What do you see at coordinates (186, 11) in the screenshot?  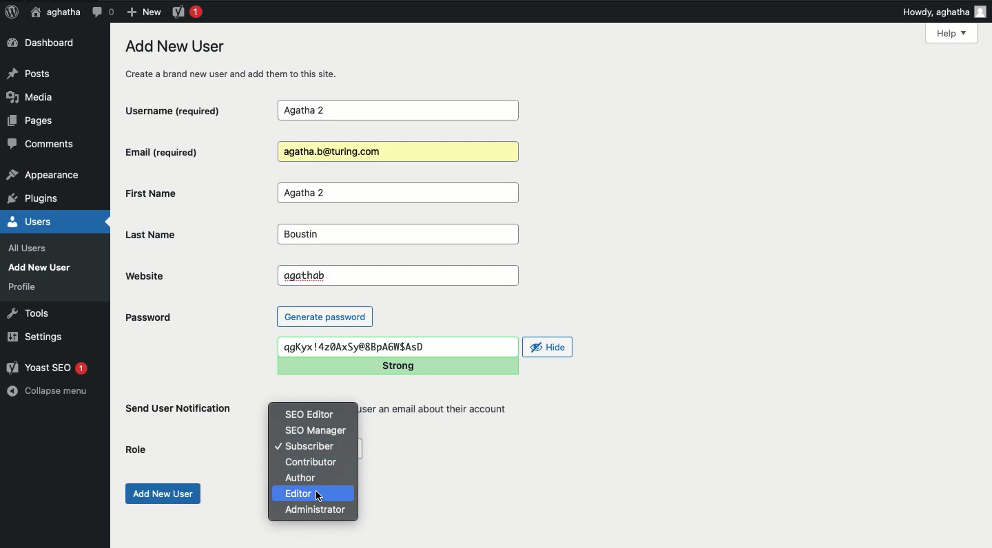 I see `Yoast` at bounding box center [186, 11].